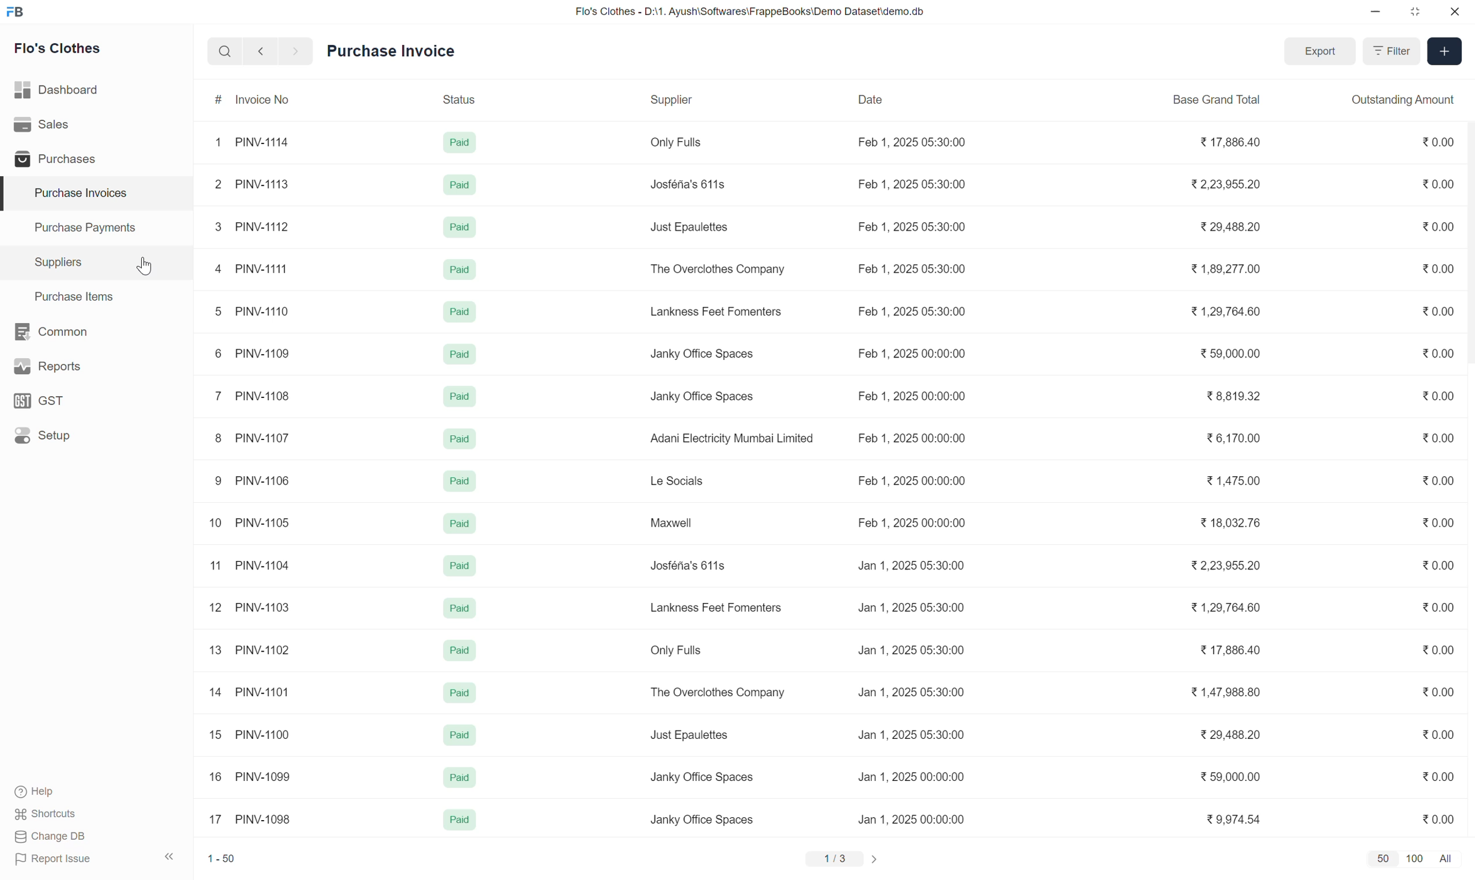  I want to click on Change DB, so click(52, 837).